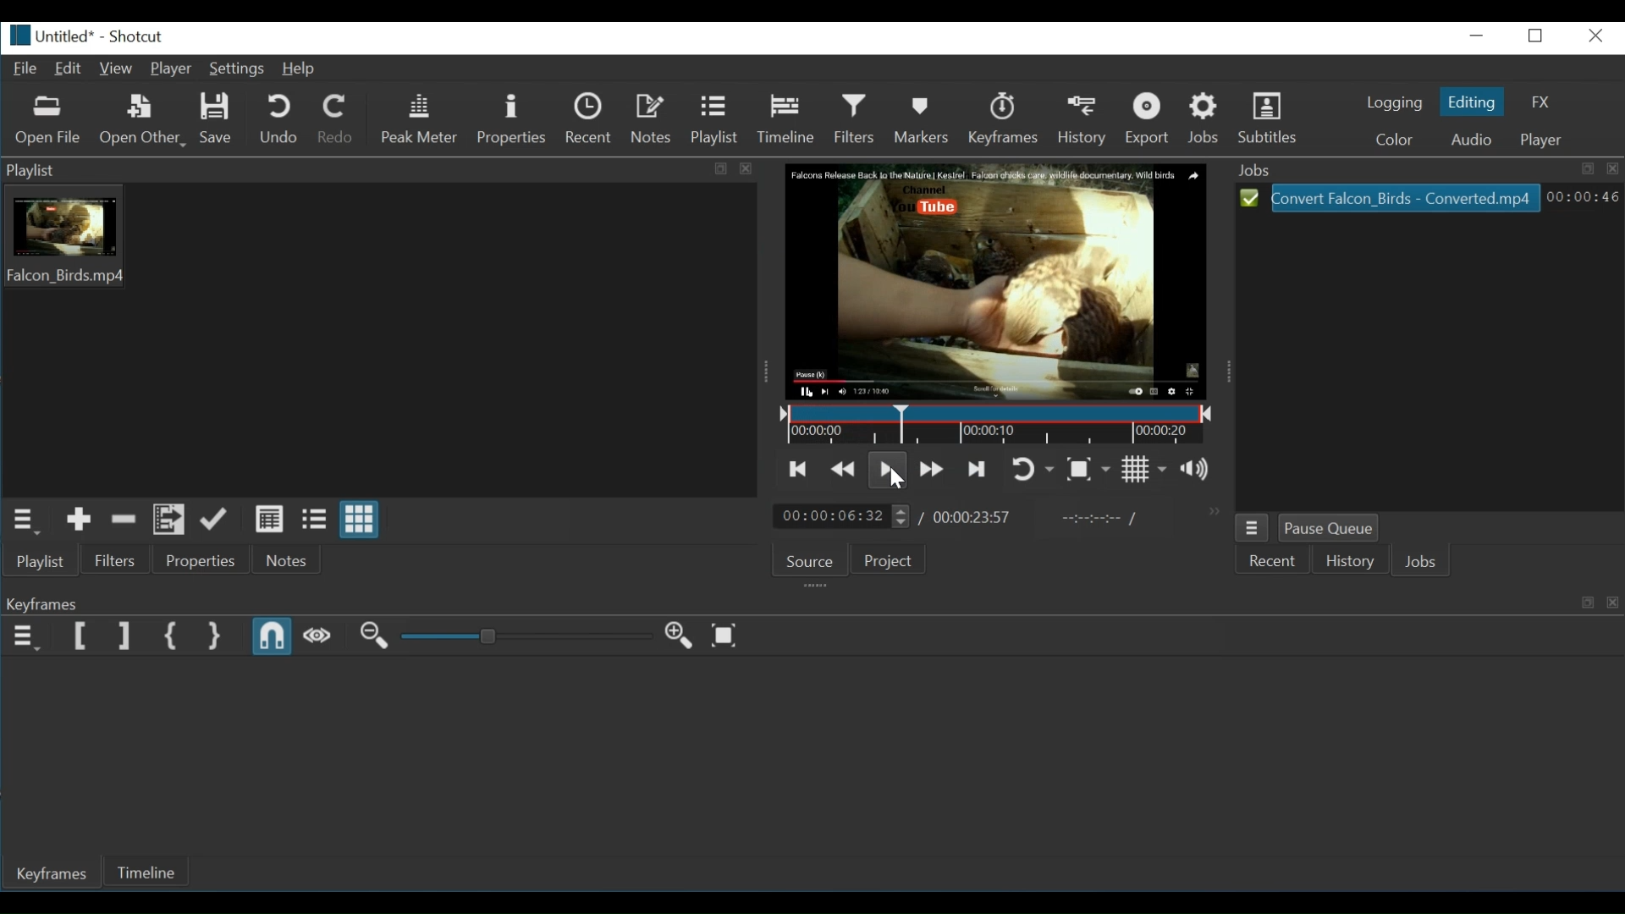  Describe the element at coordinates (417, 118) in the screenshot. I see `Peak meter` at that location.